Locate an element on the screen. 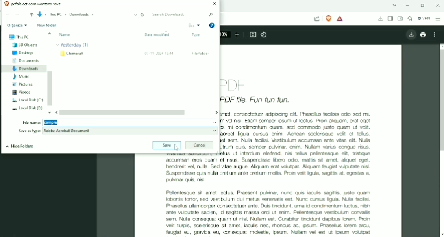 This screenshot has height=237, width=444. up is located at coordinates (50, 33).